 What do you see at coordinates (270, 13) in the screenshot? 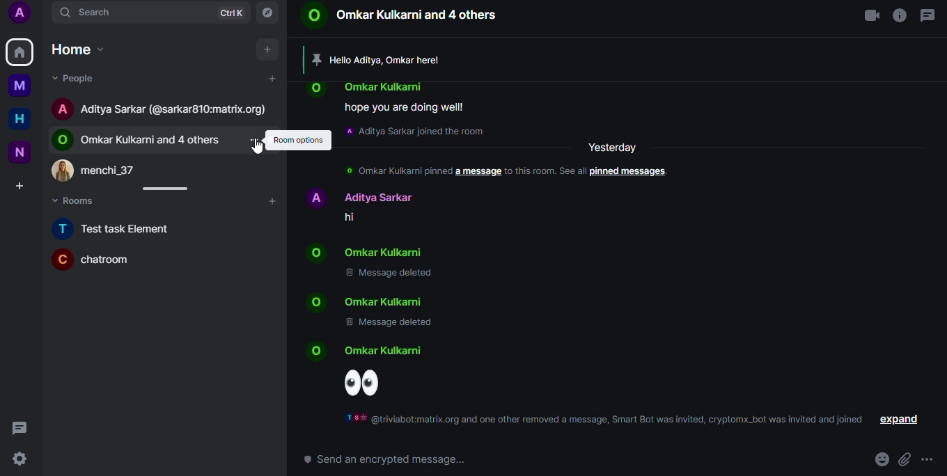
I see `navigator` at bounding box center [270, 13].